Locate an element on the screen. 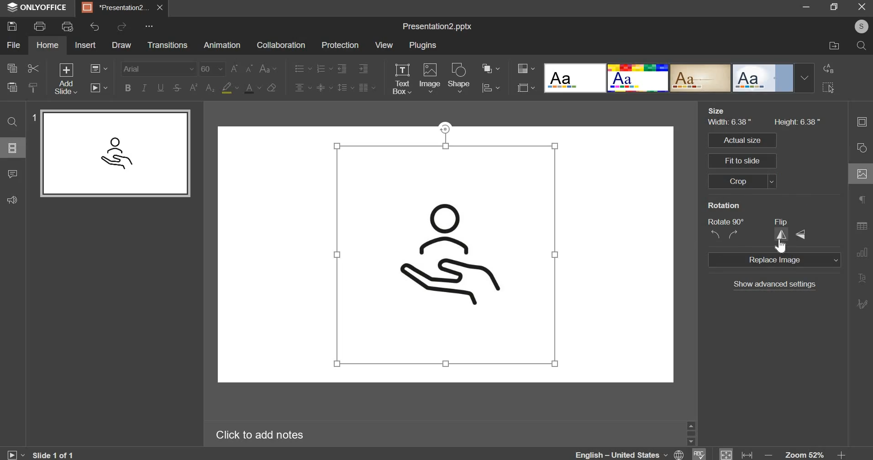  text color is located at coordinates (252, 89).